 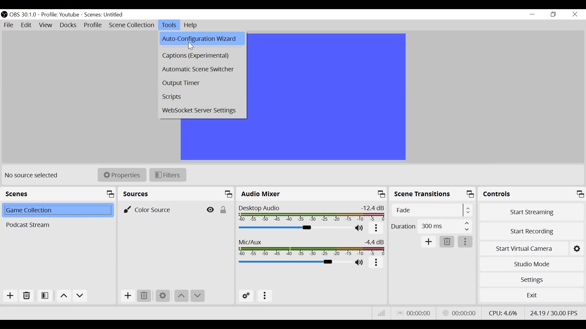 I want to click on Scene Transition, so click(x=432, y=194).